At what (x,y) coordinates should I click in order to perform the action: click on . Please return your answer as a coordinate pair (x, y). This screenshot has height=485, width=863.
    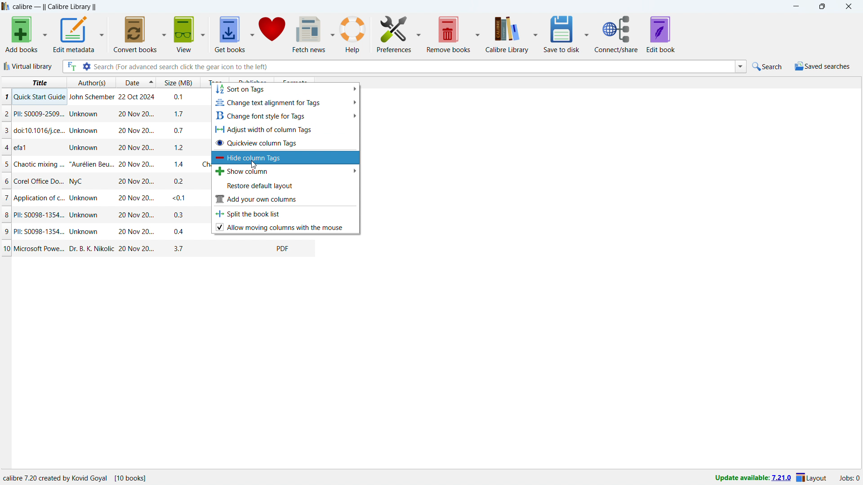
    Looking at the image, I should click on (79, 475).